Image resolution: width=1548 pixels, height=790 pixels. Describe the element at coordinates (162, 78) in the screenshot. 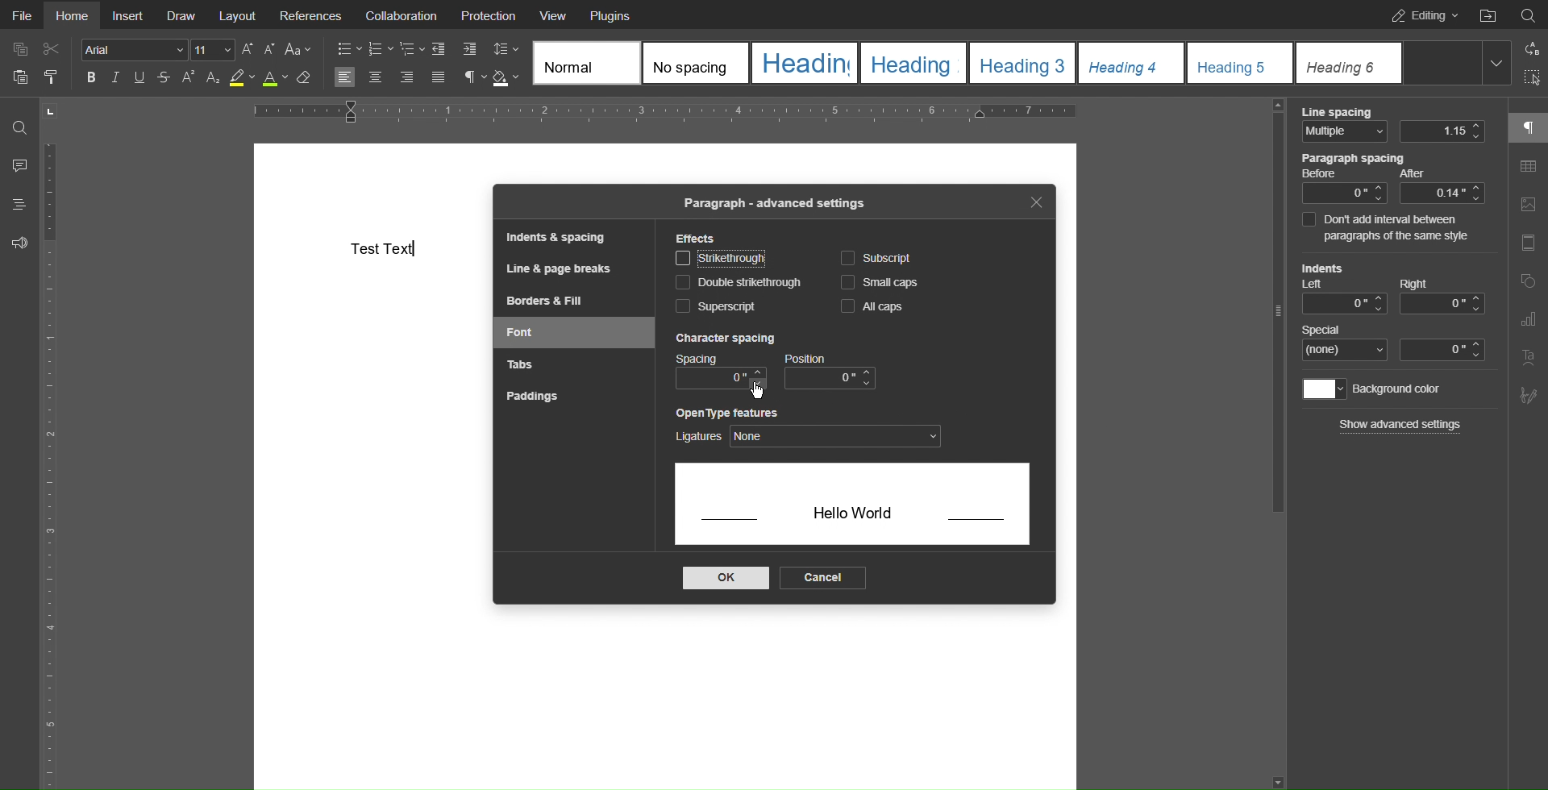

I see `Strikethrough` at that location.